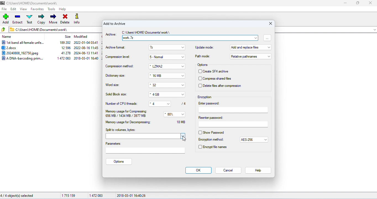 This screenshot has width=377, height=199. Describe the element at coordinates (122, 103) in the screenshot. I see `number of CPU threads` at that location.